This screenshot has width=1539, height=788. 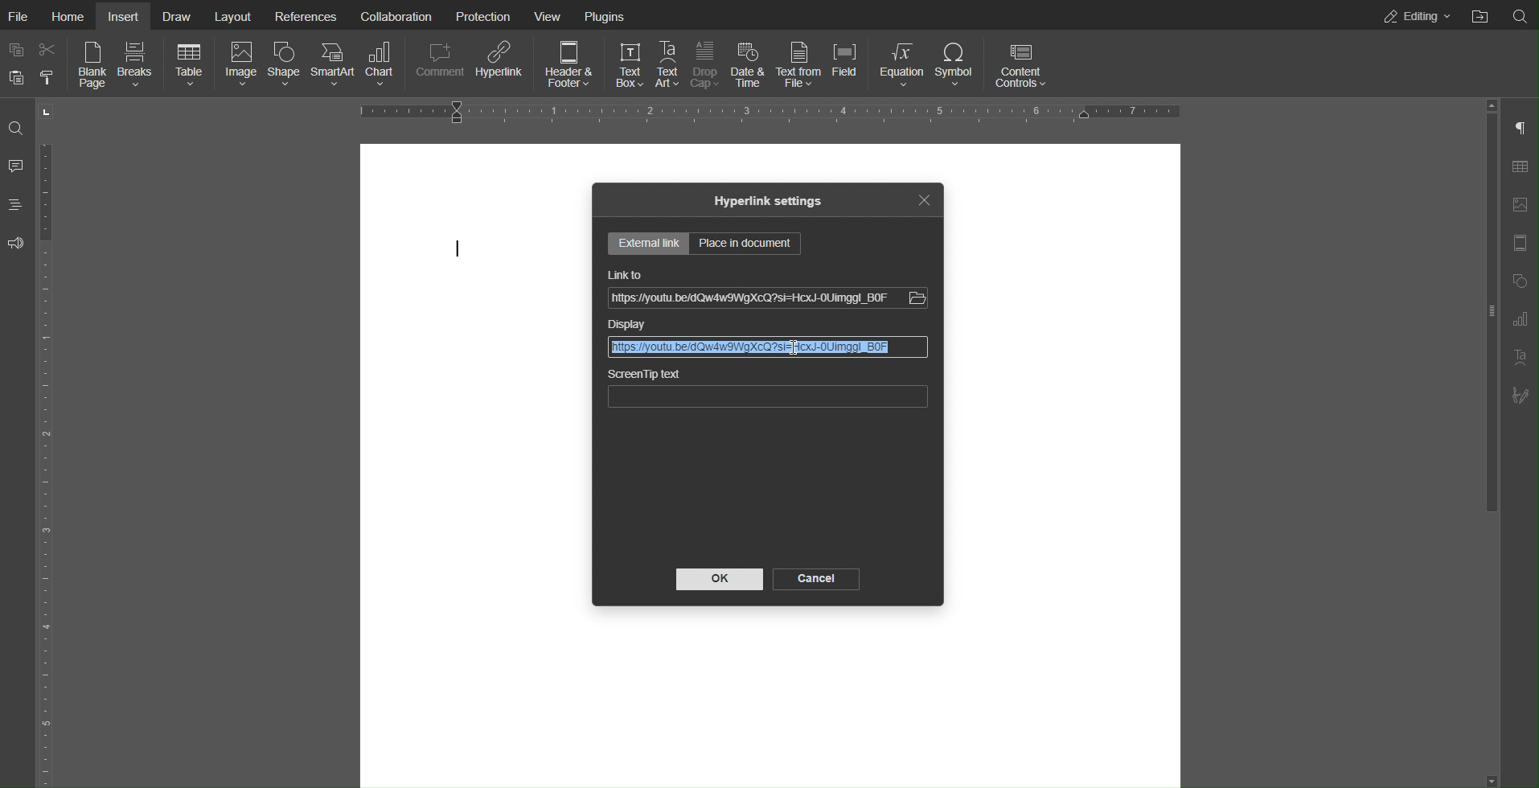 I want to click on ScreenTip text bar, so click(x=769, y=396).